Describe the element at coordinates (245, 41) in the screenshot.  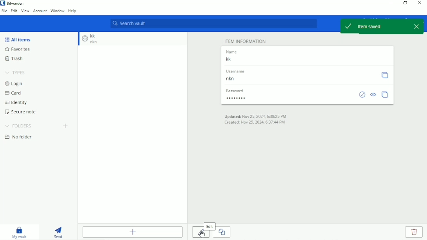
I see `Item Information` at that location.